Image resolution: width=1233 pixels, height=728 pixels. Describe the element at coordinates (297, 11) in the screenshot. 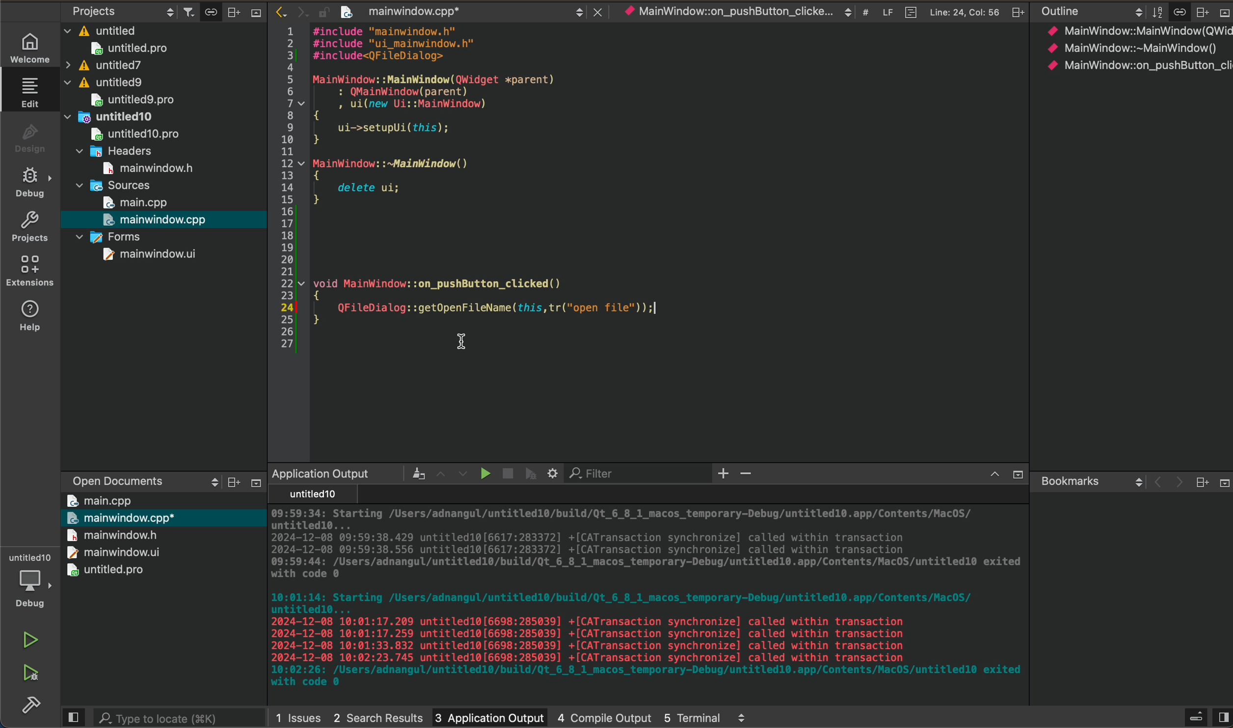

I see `forward` at that location.